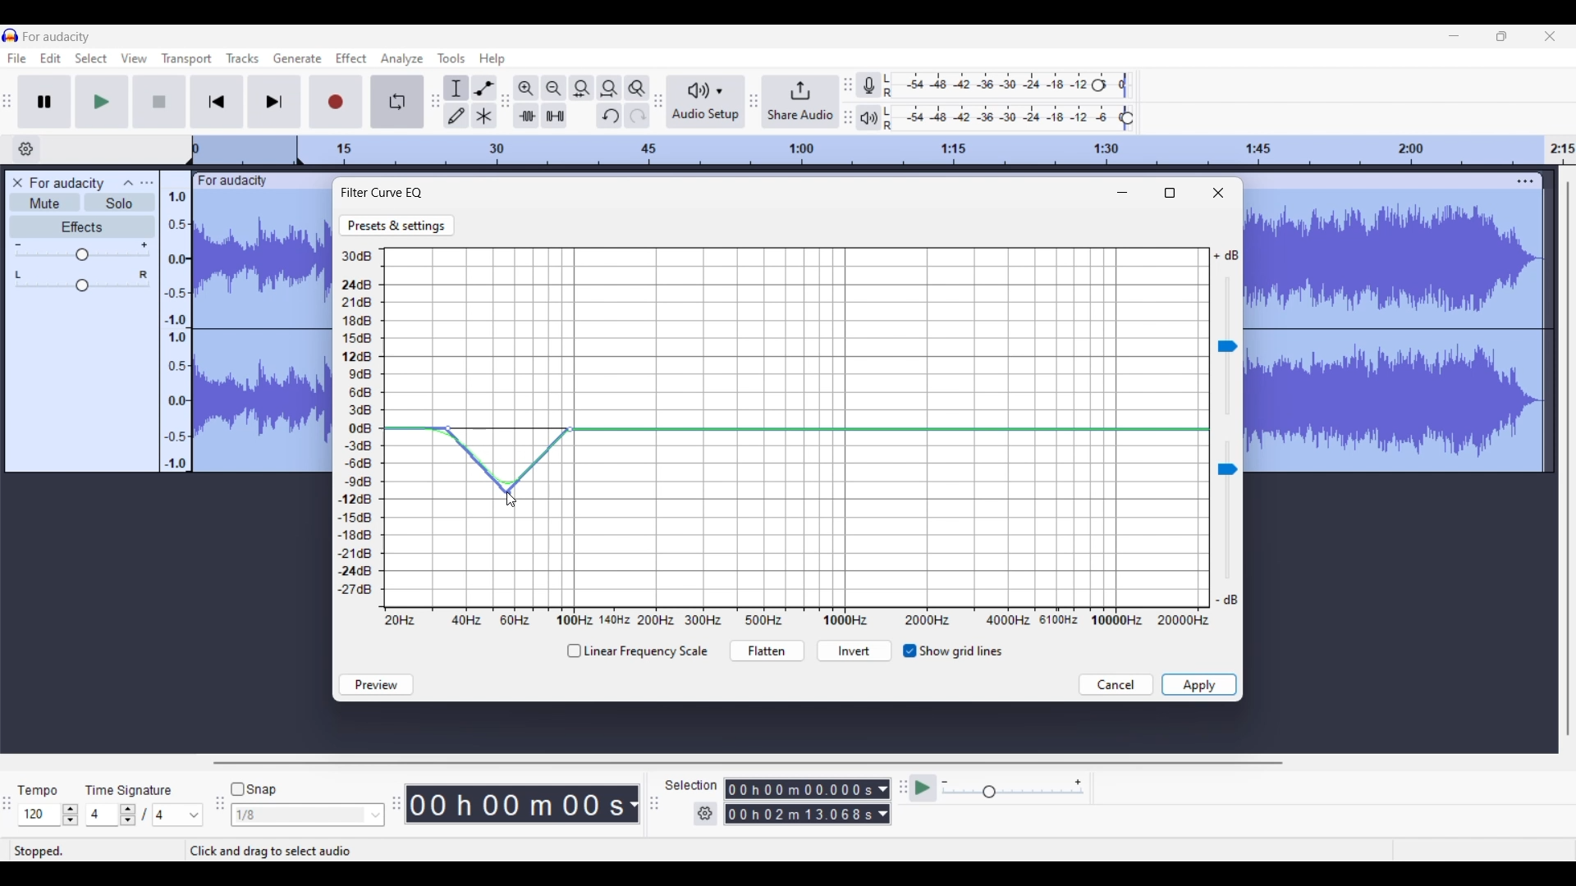  What do you see at coordinates (638, 88) in the screenshot?
I see `Zoom toggle` at bounding box center [638, 88].